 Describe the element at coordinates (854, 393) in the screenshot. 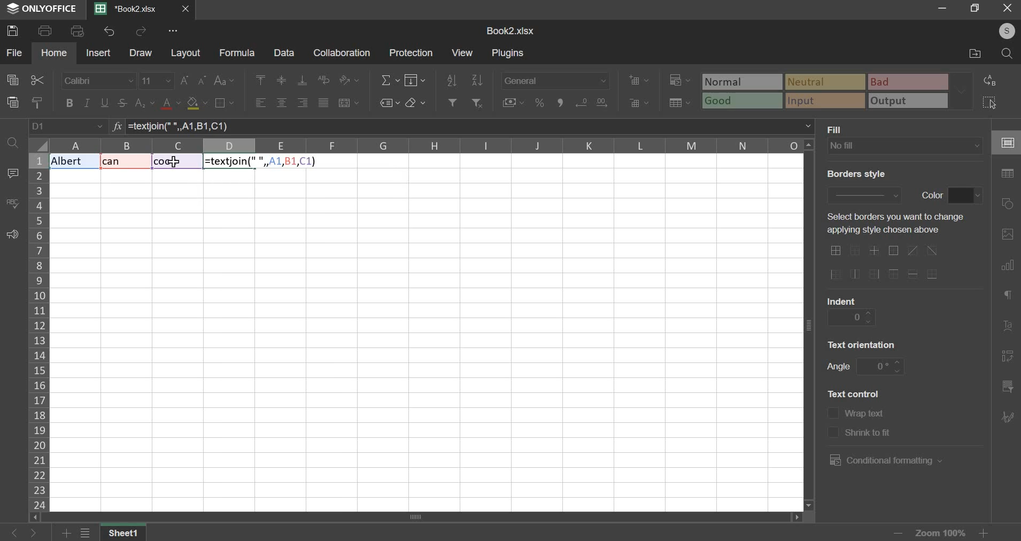

I see `text` at that location.